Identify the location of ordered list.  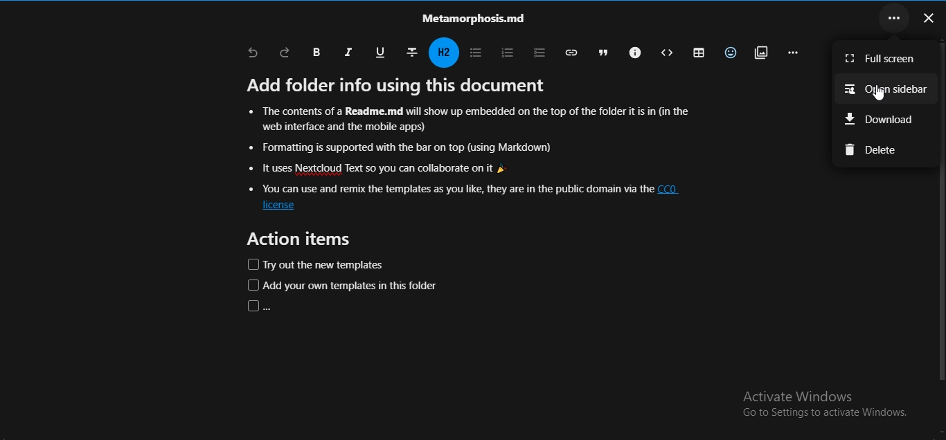
(506, 51).